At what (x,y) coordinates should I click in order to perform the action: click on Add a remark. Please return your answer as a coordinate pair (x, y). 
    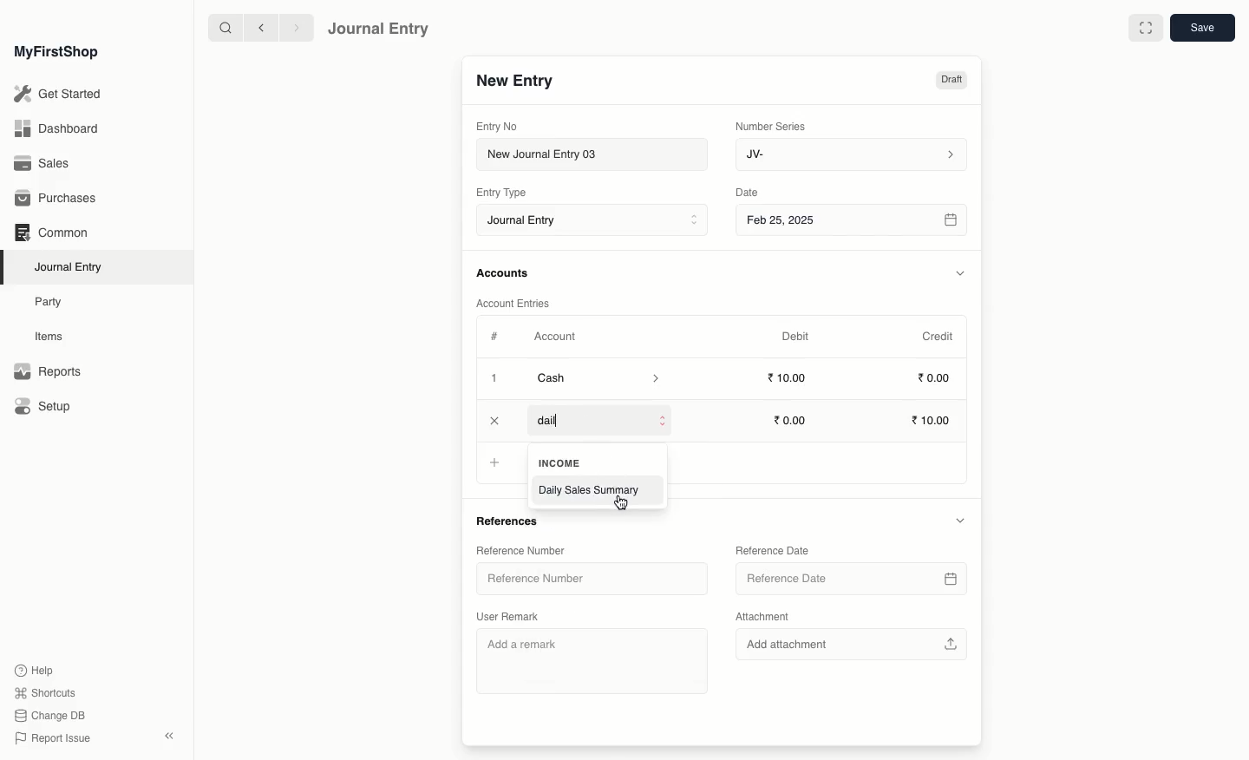
    Looking at the image, I should click on (595, 658).